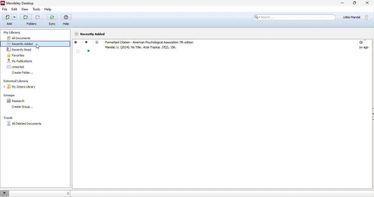 This screenshot has width=374, height=197. Describe the element at coordinates (19, 61) in the screenshot. I see `my publication` at that location.